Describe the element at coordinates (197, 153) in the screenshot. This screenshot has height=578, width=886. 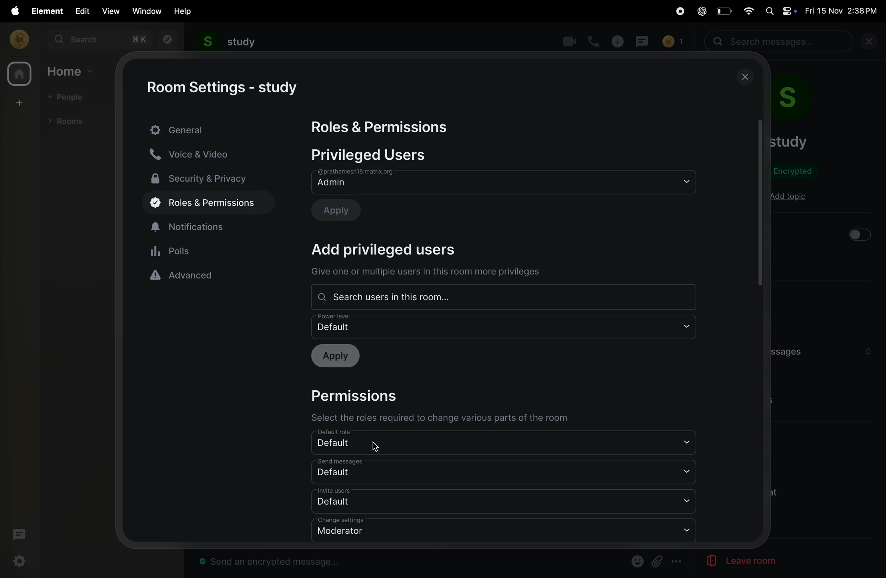
I see `voice and video` at that location.